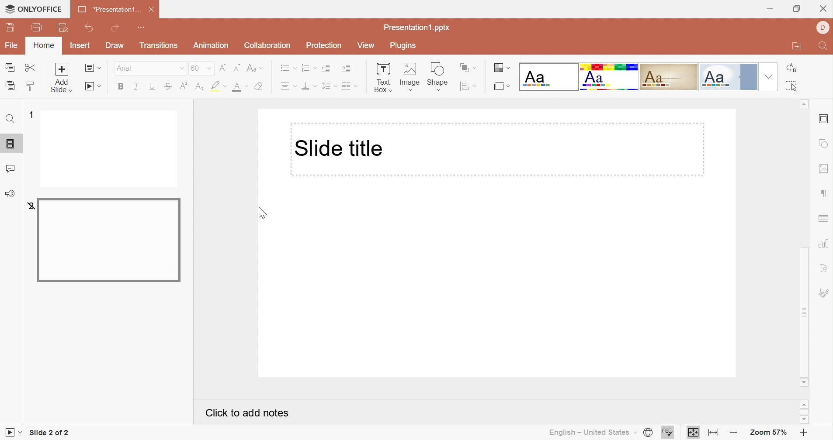 The height and width of the screenshot is (440, 833). What do you see at coordinates (12, 433) in the screenshot?
I see `` at bounding box center [12, 433].